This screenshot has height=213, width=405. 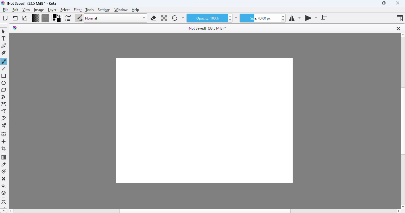 I want to click on choose brush preset, so click(x=79, y=18).